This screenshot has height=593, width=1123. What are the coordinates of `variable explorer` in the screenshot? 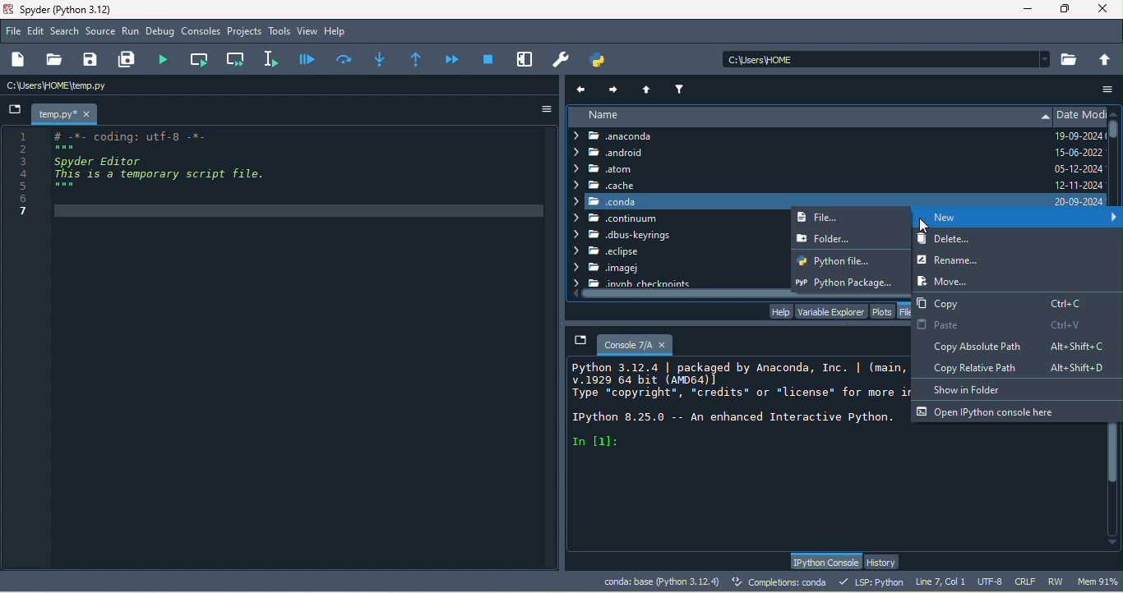 It's located at (830, 310).